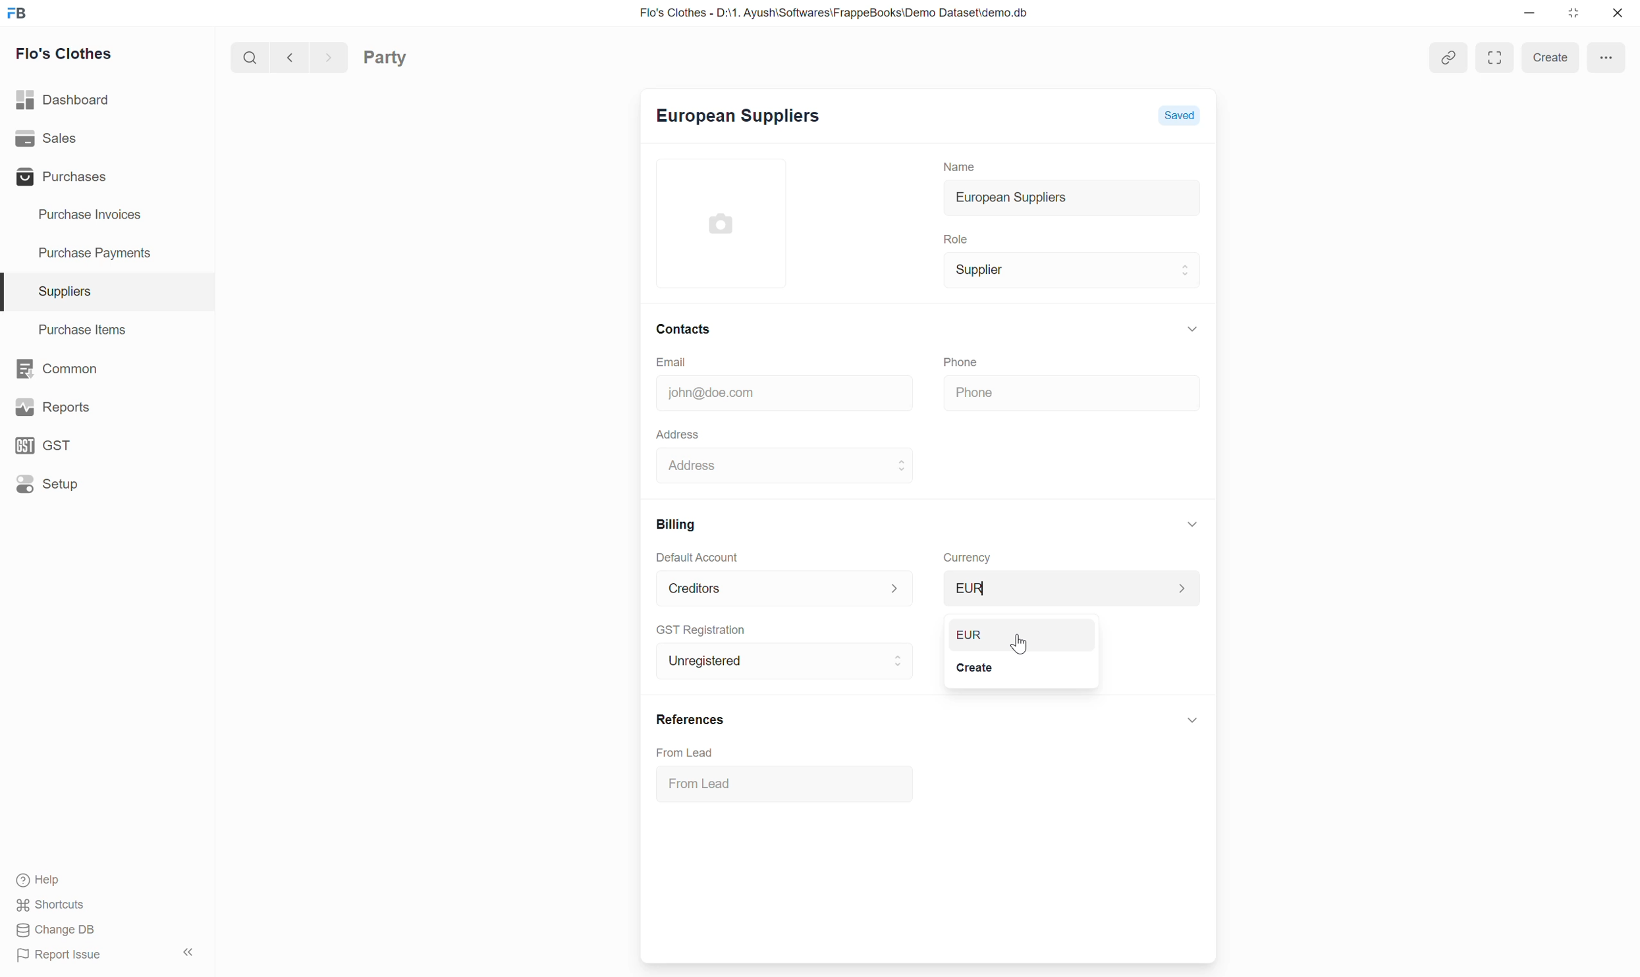 Image resolution: width=1640 pixels, height=977 pixels. What do you see at coordinates (950, 237) in the screenshot?
I see `Role` at bounding box center [950, 237].